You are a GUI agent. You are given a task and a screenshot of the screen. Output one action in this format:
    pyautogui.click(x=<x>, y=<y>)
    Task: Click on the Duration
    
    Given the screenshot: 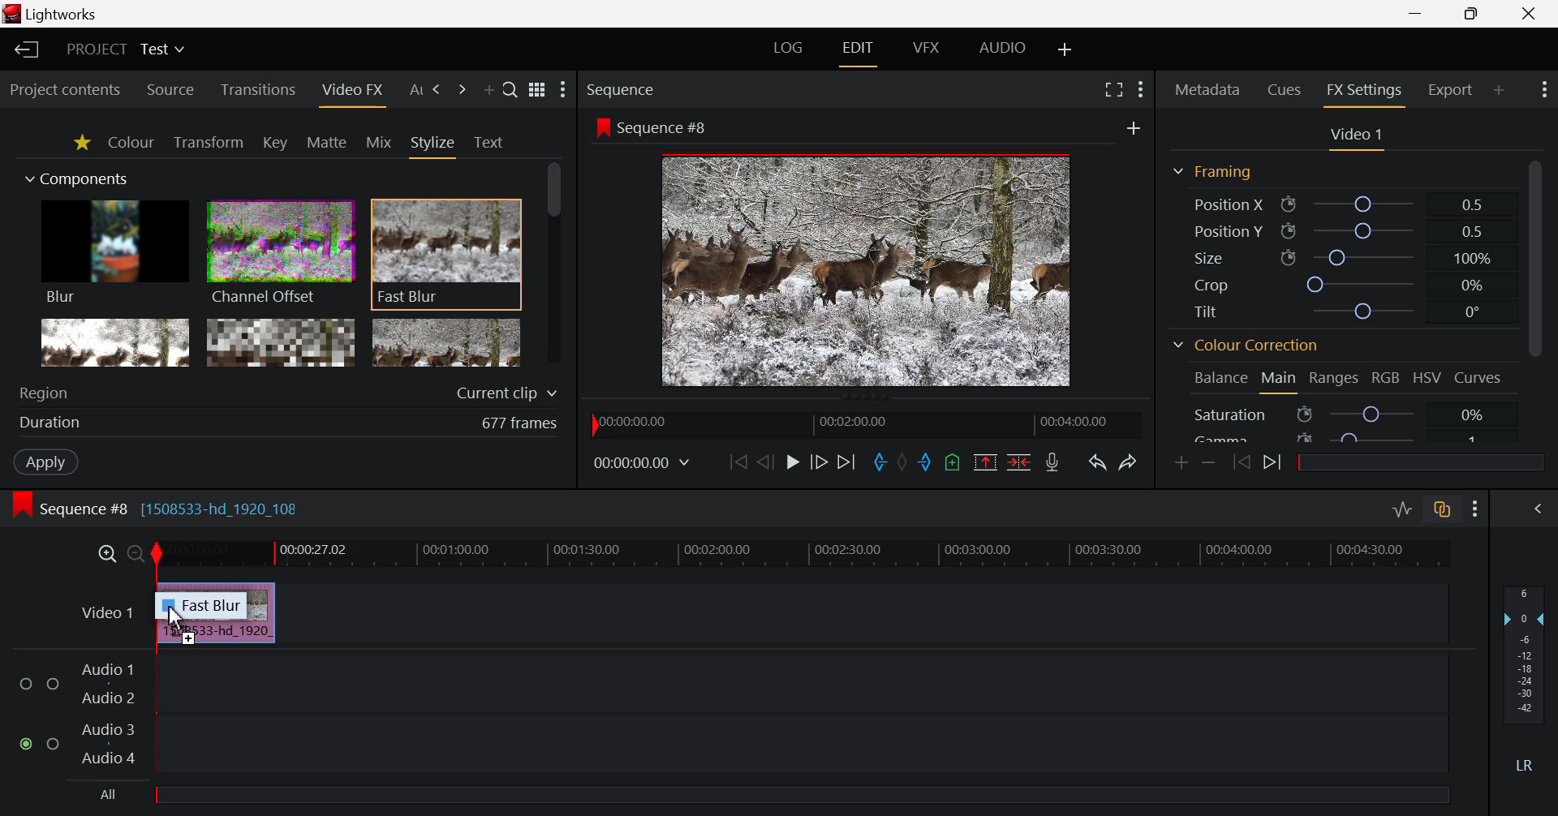 What is the action you would take?
    pyautogui.click(x=292, y=421)
    